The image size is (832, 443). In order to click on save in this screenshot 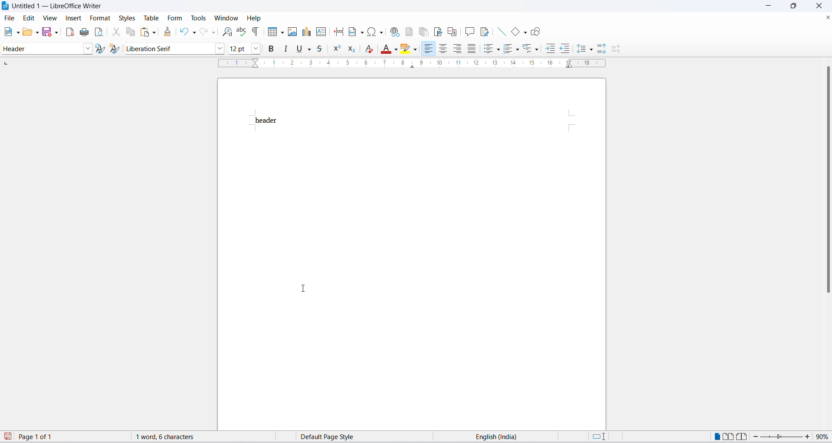, I will do `click(8, 437)`.